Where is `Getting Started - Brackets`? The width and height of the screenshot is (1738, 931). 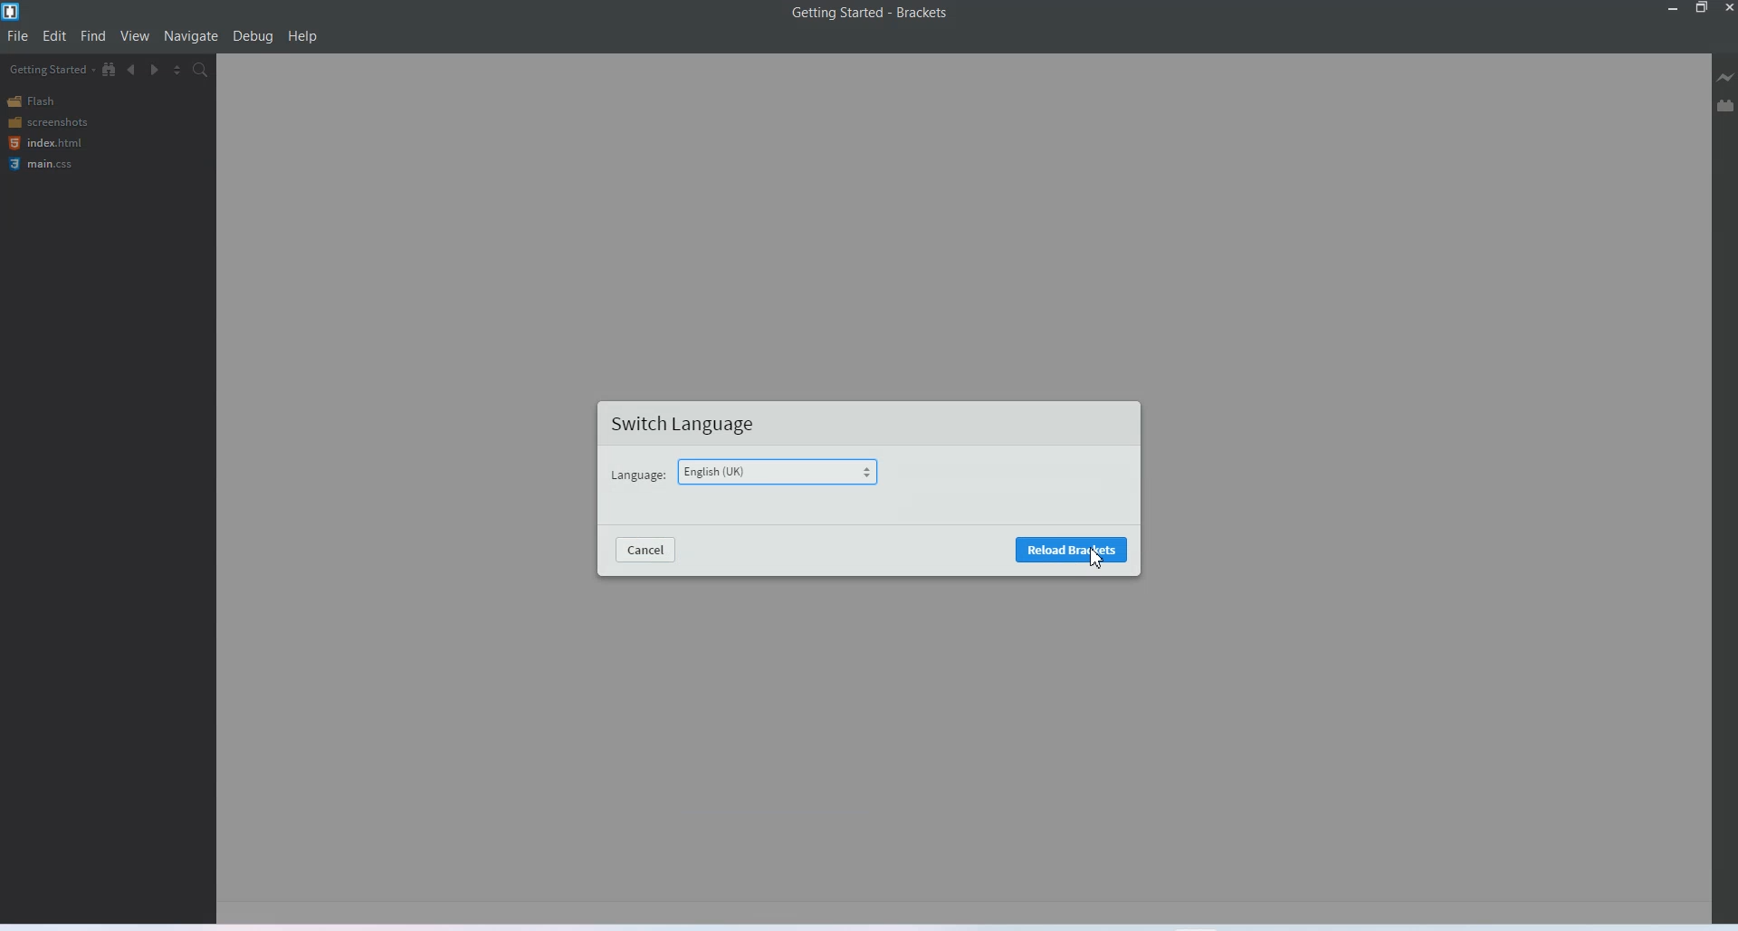
Getting Started - Brackets is located at coordinates (869, 14).